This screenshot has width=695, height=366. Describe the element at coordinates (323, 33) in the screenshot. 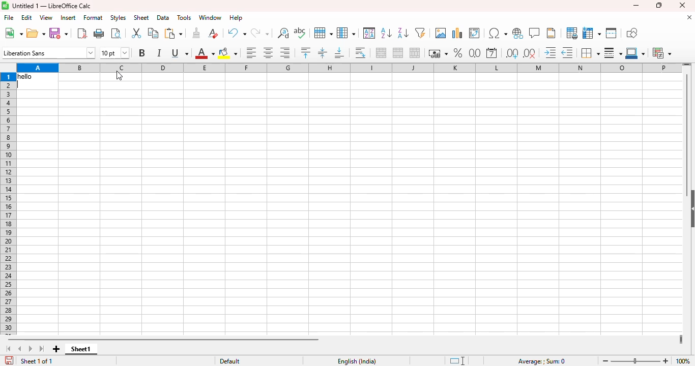

I see `row` at that location.